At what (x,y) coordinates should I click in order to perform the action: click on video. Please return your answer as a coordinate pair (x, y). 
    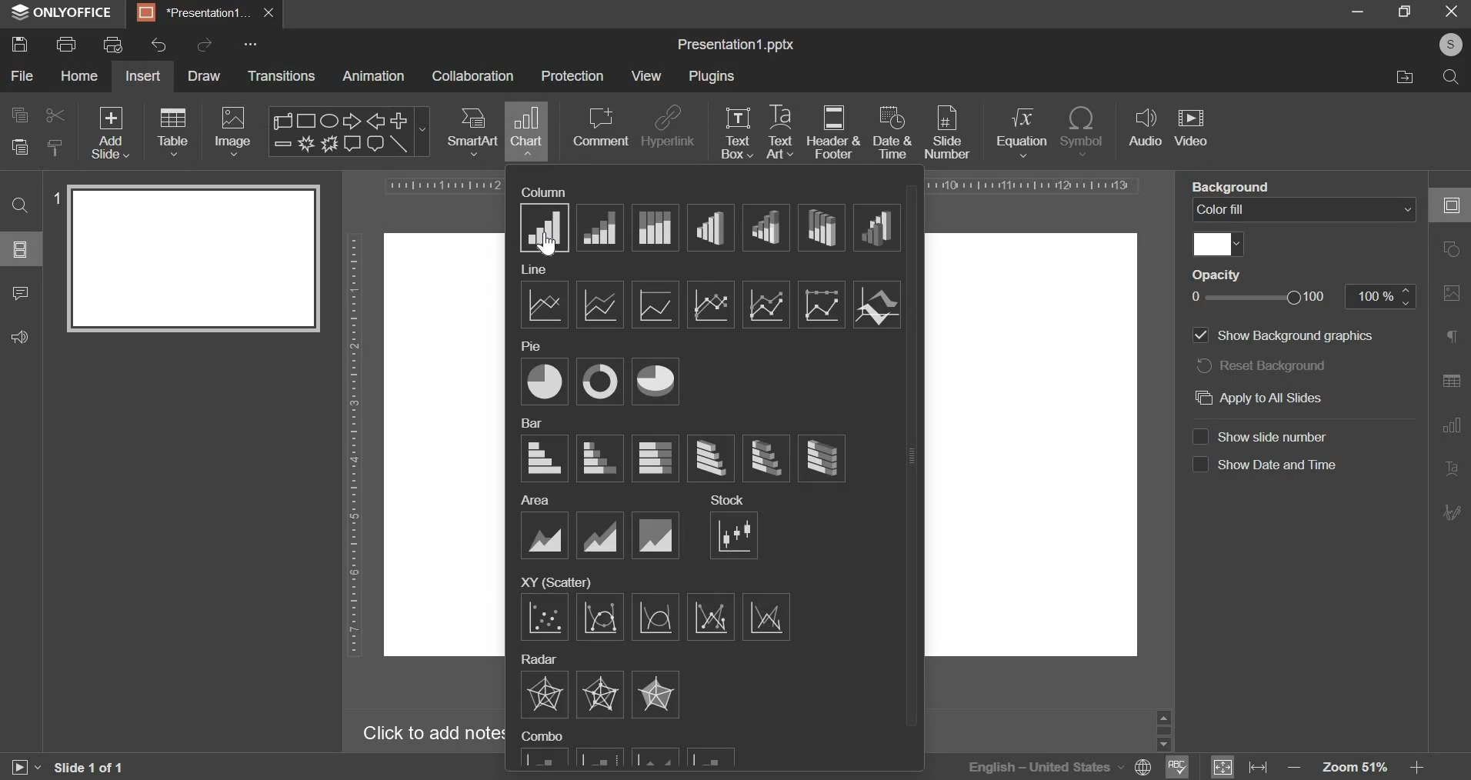
    Looking at the image, I should click on (1192, 126).